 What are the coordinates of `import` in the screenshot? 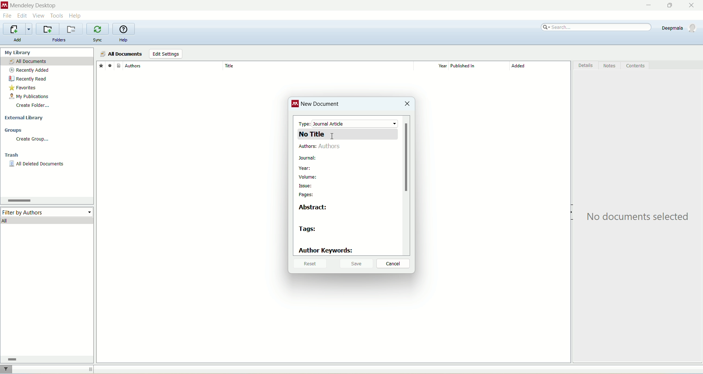 It's located at (16, 29).